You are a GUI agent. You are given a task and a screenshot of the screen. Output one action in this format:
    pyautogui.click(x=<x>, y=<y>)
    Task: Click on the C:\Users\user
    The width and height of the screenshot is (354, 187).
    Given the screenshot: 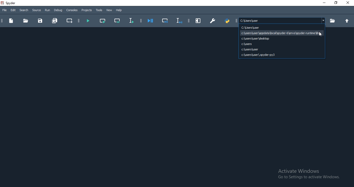 What is the action you would take?
    pyautogui.click(x=240, y=27)
    